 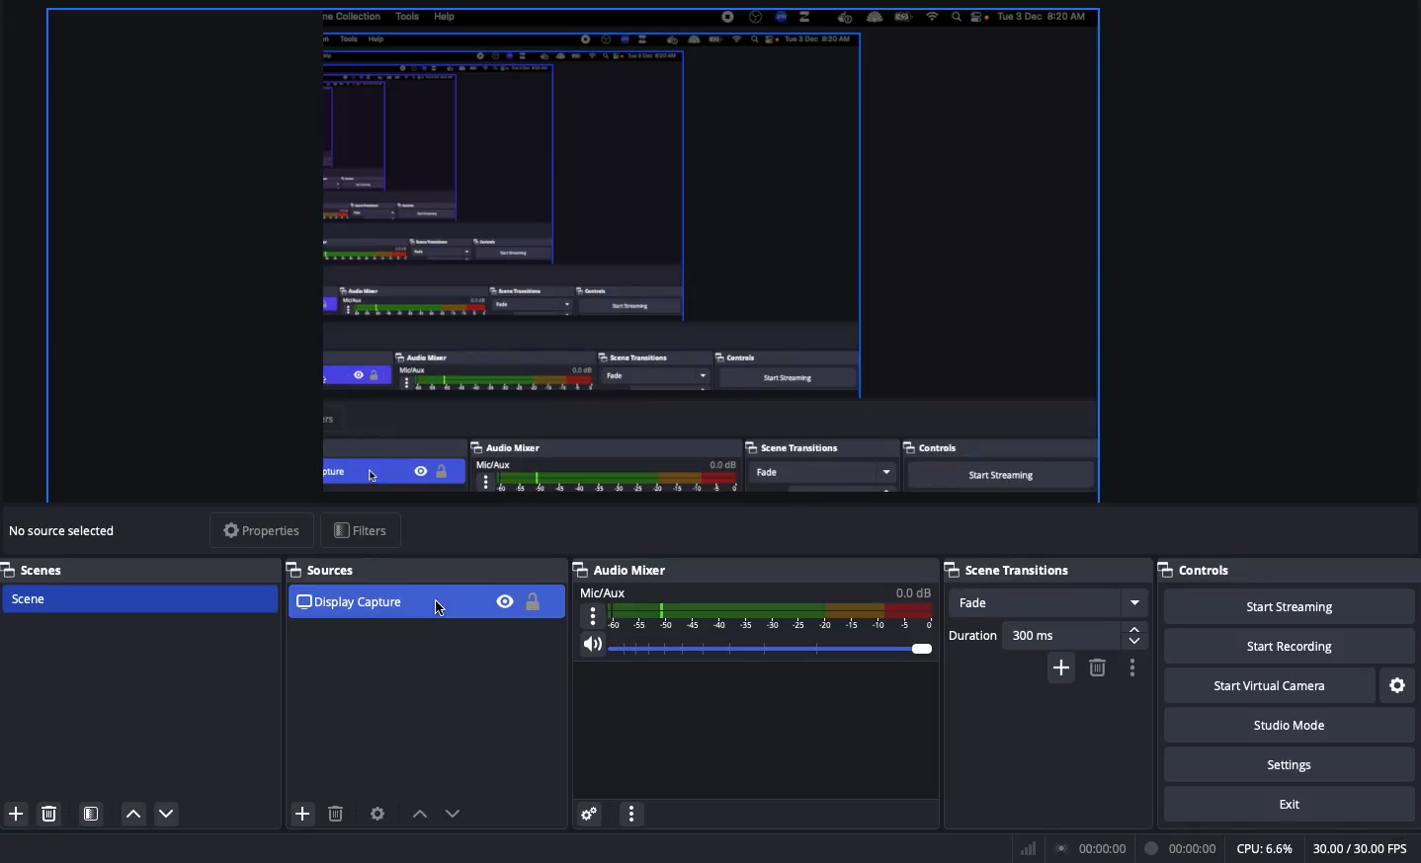 What do you see at coordinates (440, 607) in the screenshot?
I see `cursor` at bounding box center [440, 607].